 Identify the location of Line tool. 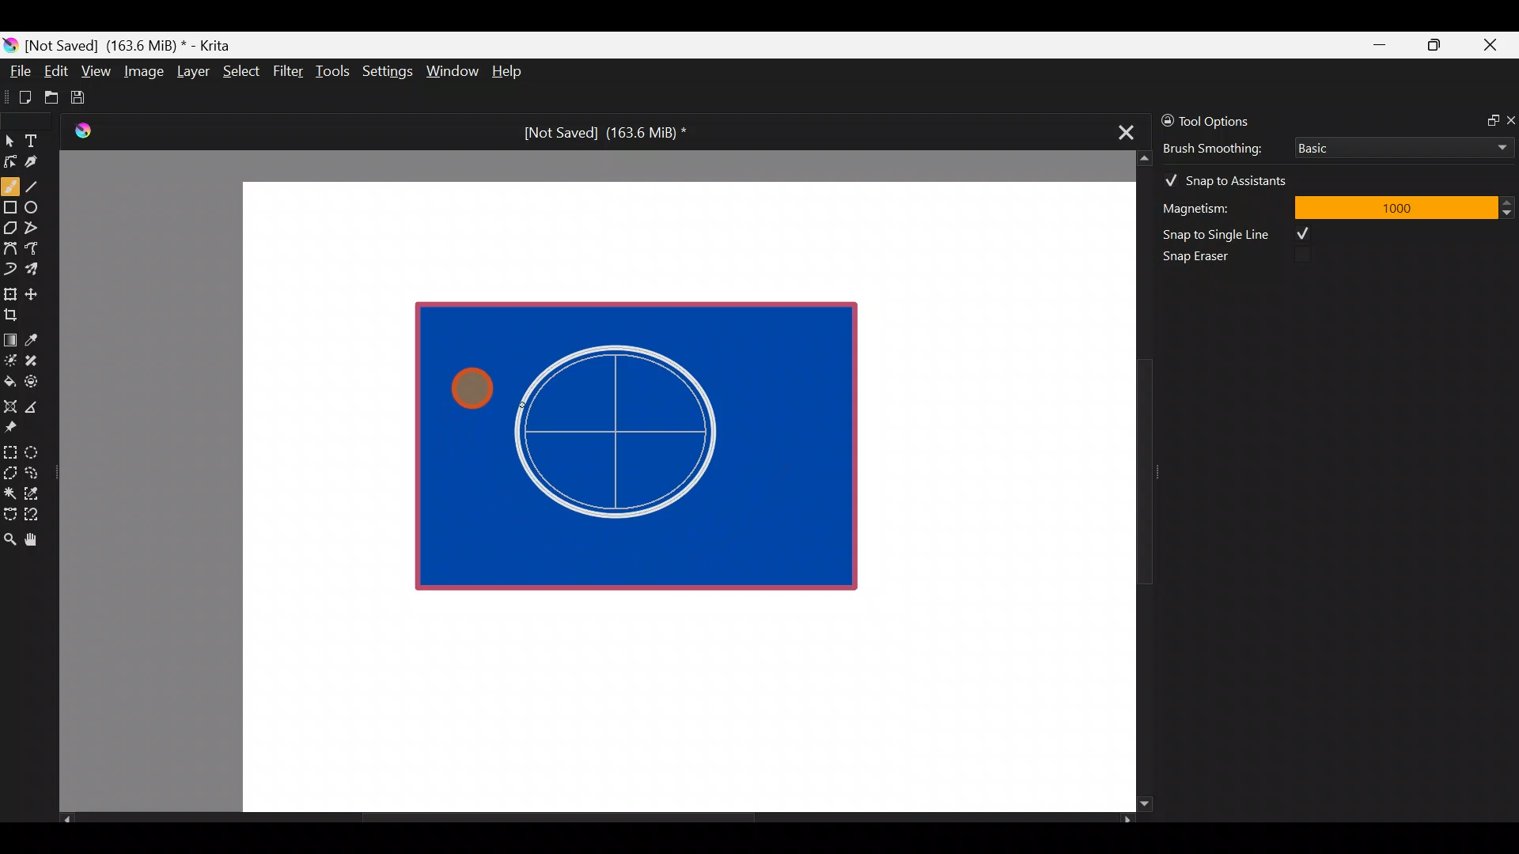
(42, 185).